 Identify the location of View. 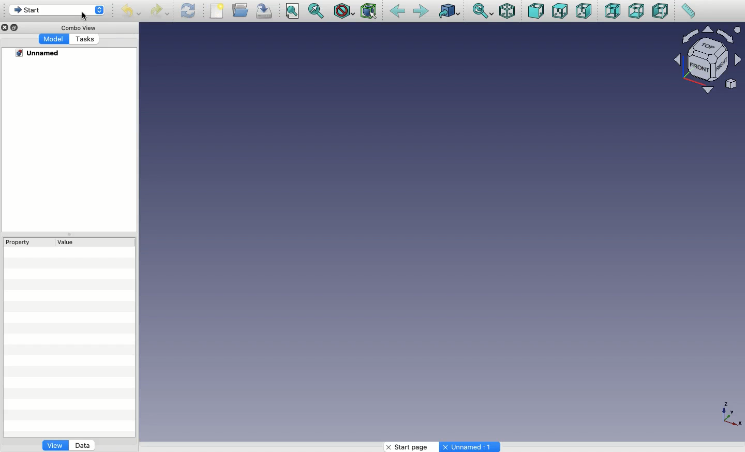
(55, 447).